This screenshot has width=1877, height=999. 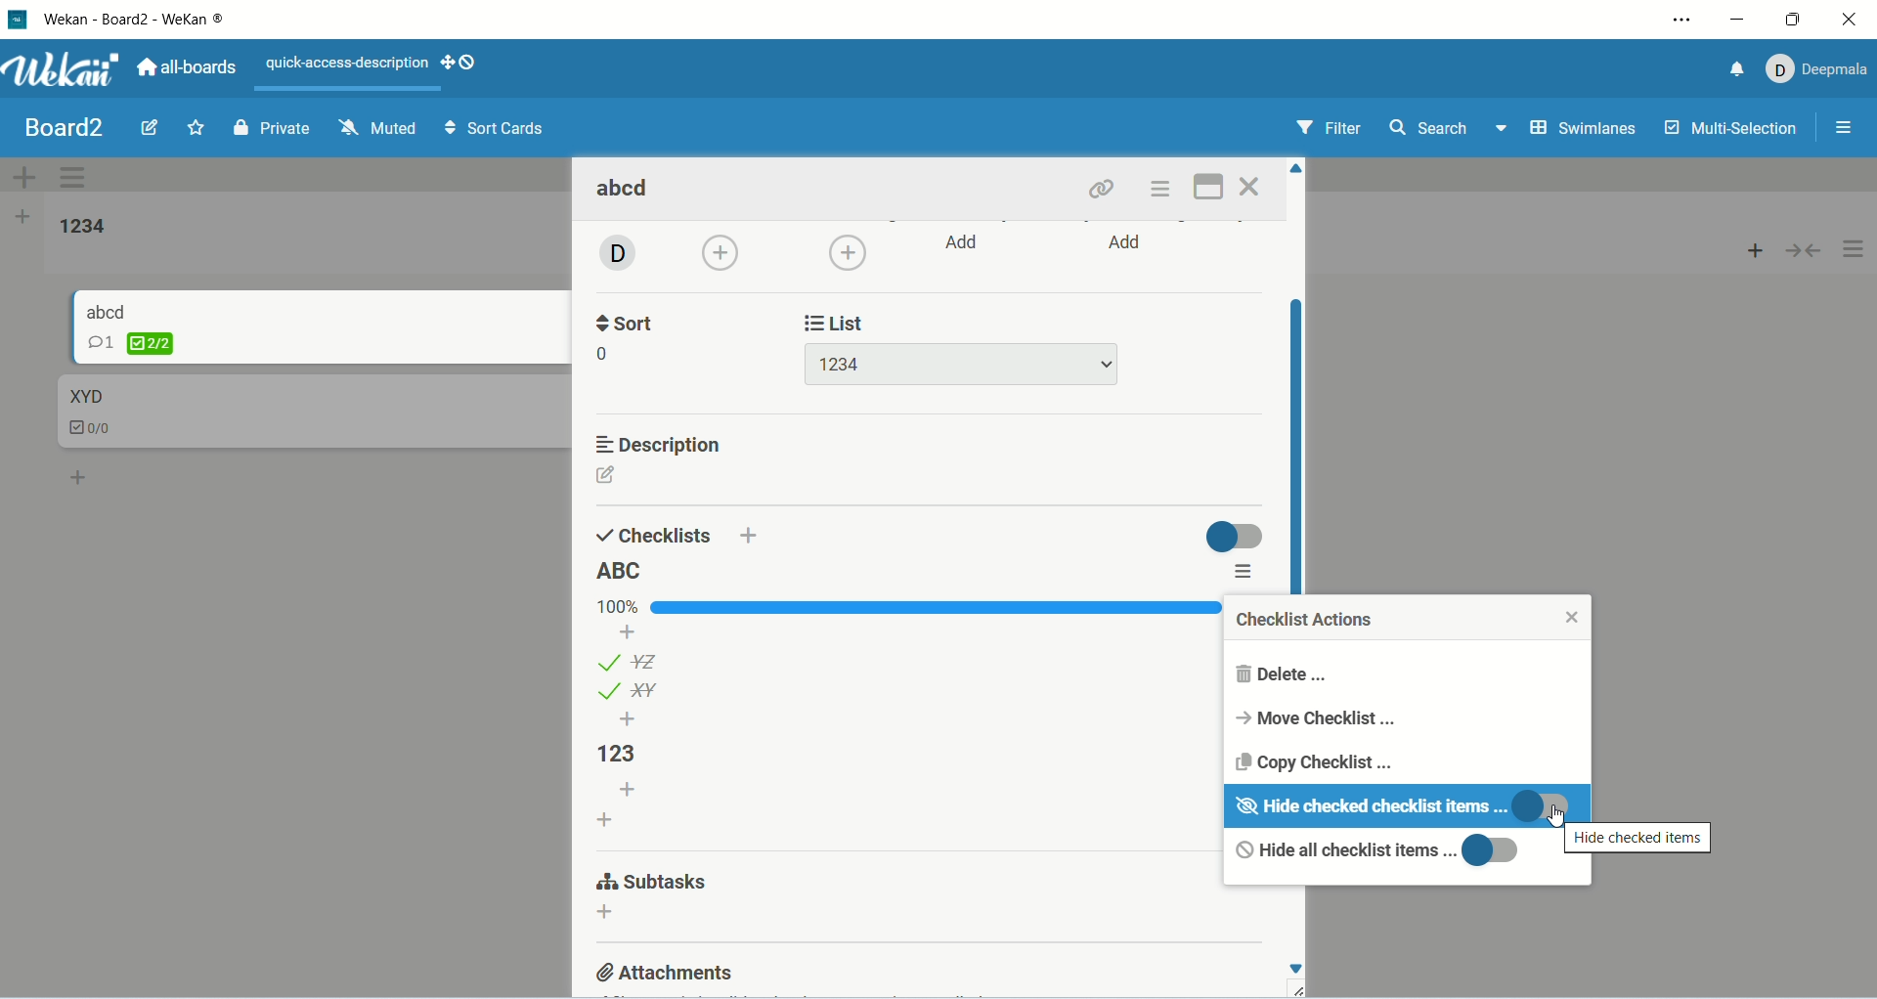 I want to click on add, so click(x=631, y=631).